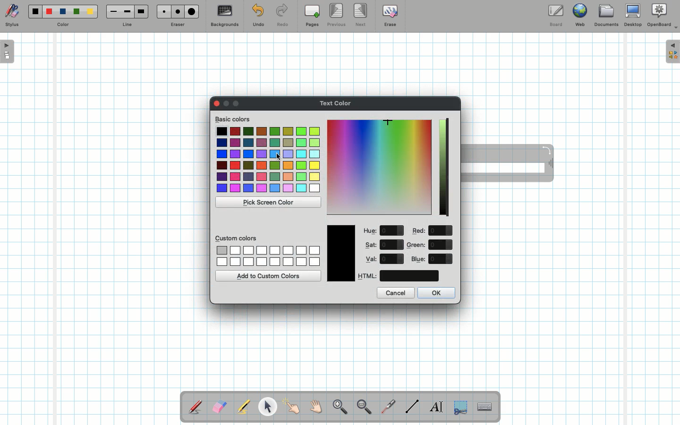 This screenshot has height=425, width=680. I want to click on OpenBoard, so click(663, 15).